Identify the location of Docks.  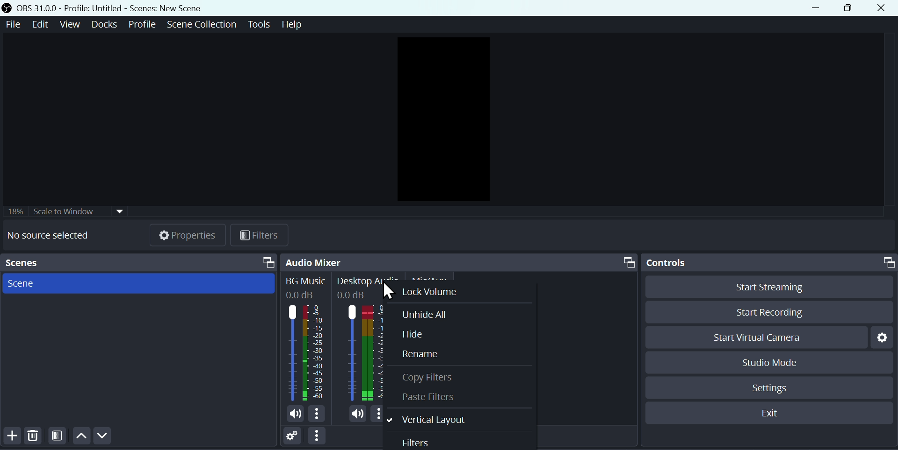
(103, 24).